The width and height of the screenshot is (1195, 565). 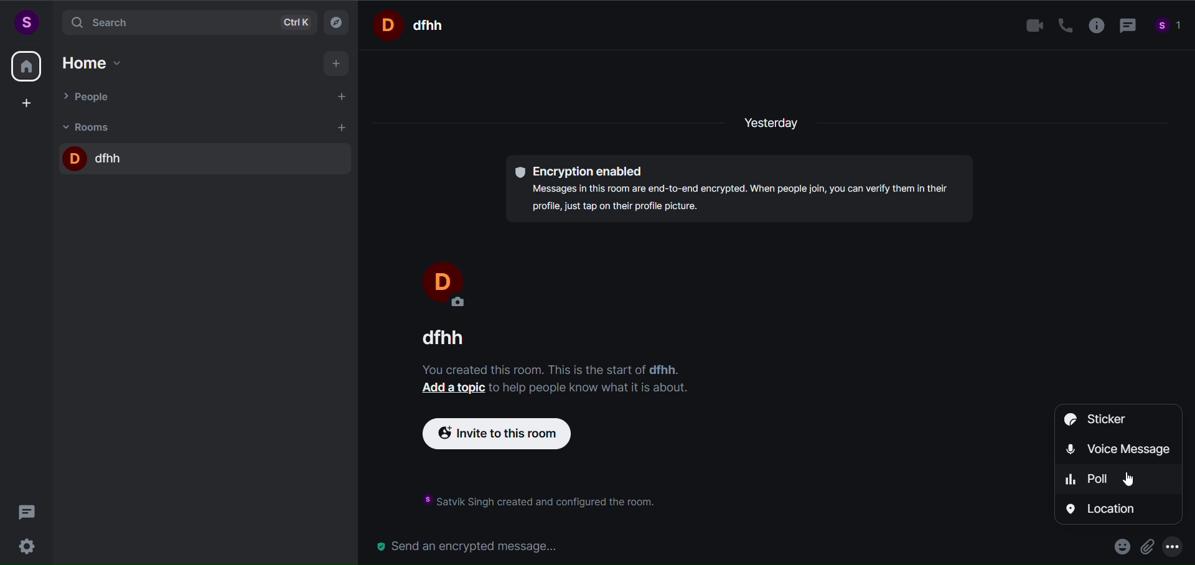 I want to click on explore room, so click(x=337, y=21).